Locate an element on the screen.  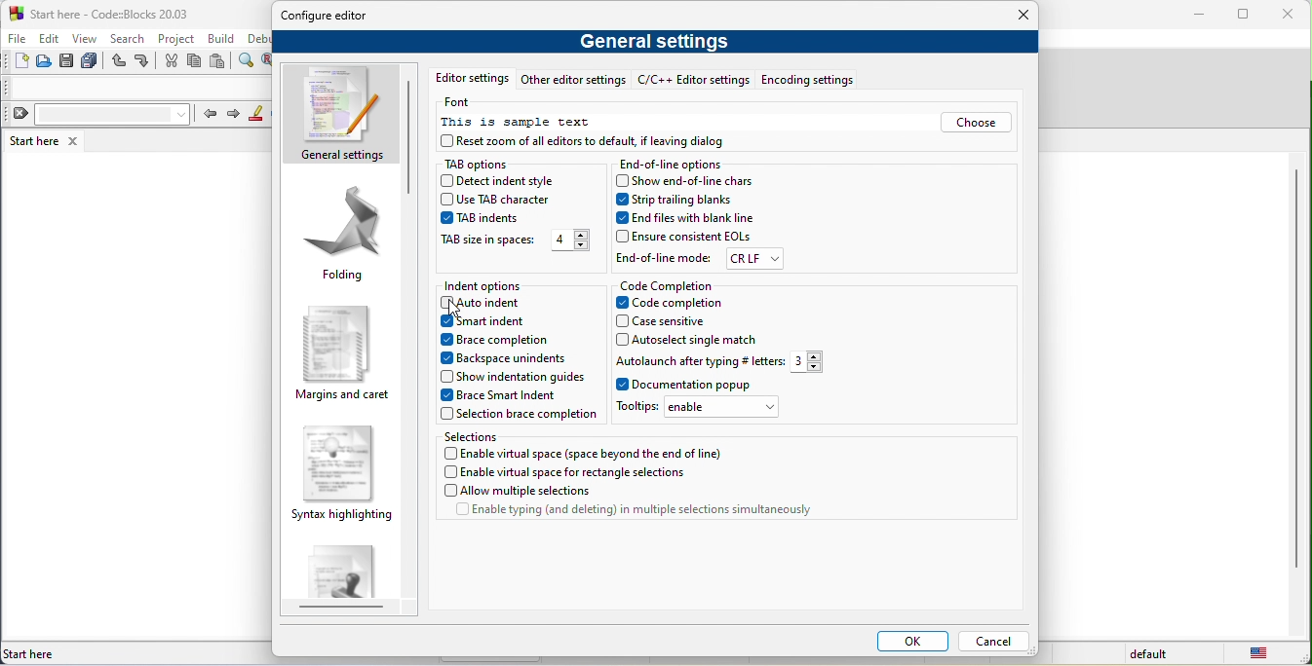
file is located at coordinates (19, 40).